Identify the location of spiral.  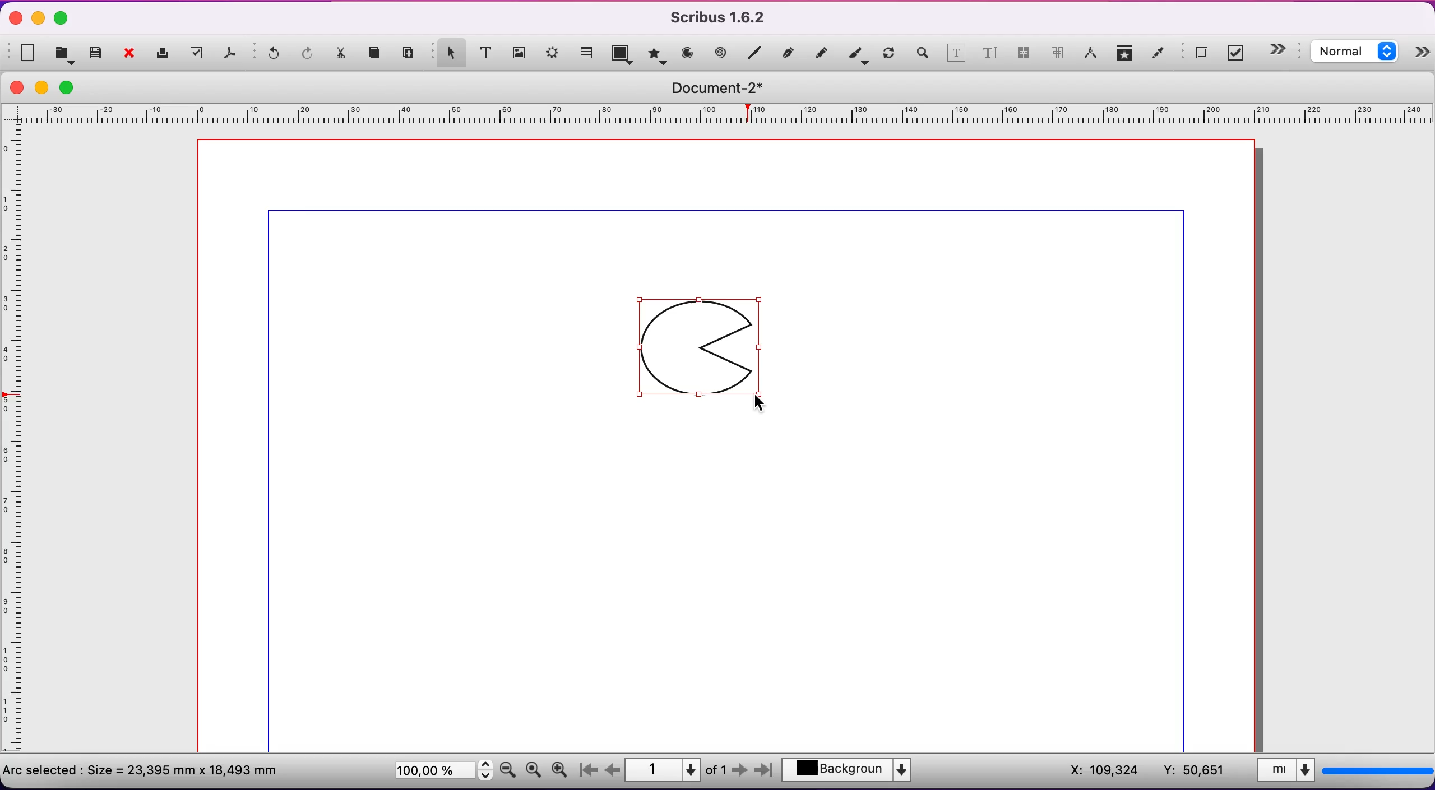
(722, 54).